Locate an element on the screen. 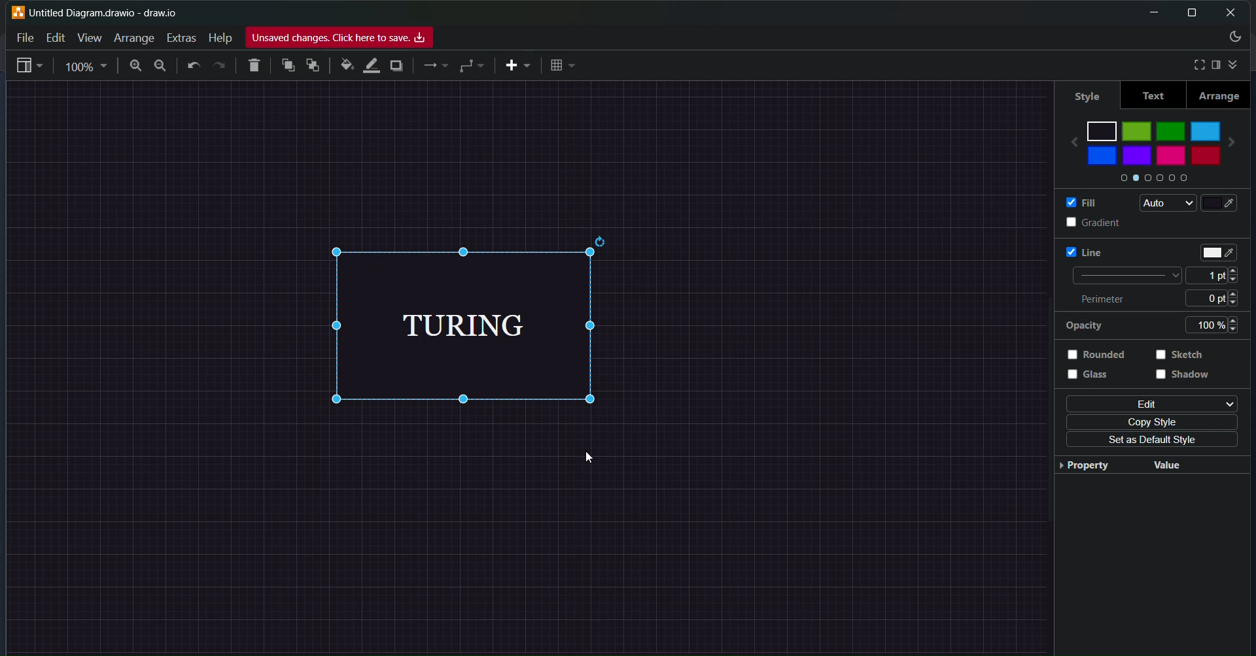 The width and height of the screenshot is (1256, 656). color palletes is located at coordinates (1151, 180).